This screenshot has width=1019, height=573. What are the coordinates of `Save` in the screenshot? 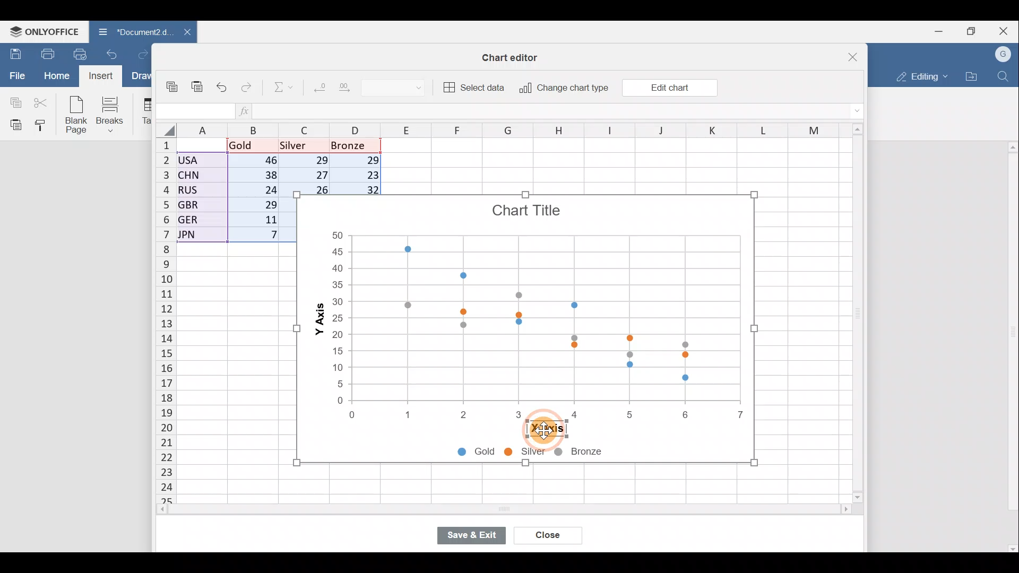 It's located at (13, 53).